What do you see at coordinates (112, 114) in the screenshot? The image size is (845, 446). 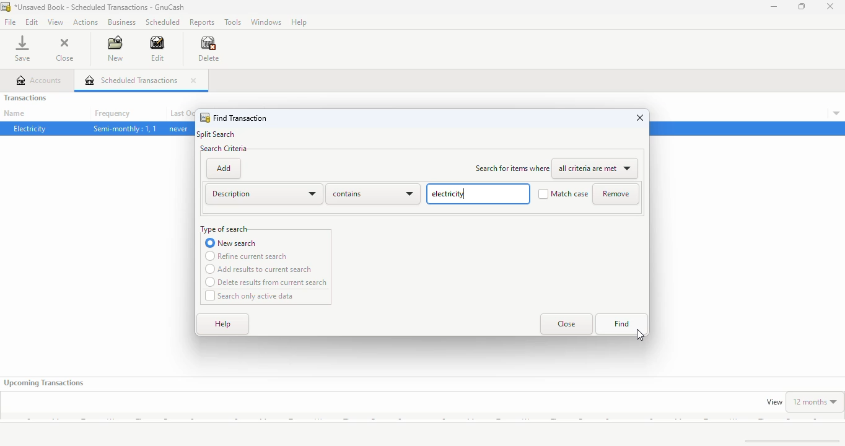 I see `frequency` at bounding box center [112, 114].